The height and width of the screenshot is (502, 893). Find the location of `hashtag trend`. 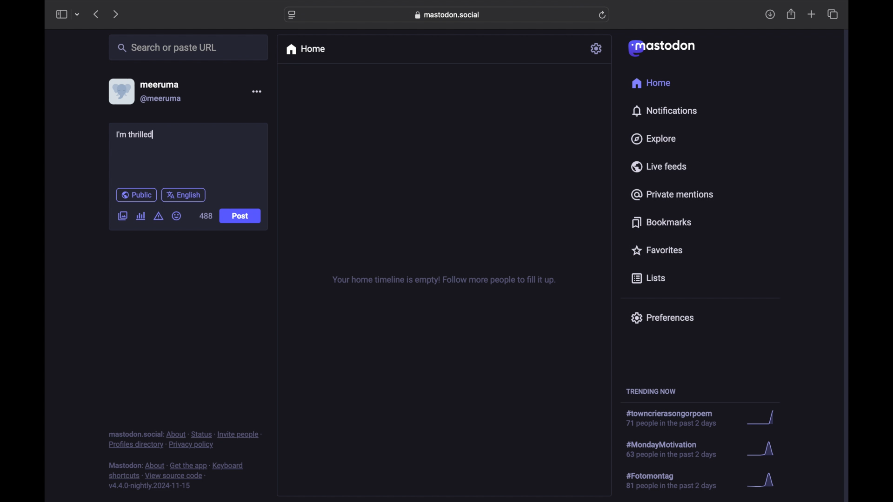

hashtag trend is located at coordinates (675, 418).